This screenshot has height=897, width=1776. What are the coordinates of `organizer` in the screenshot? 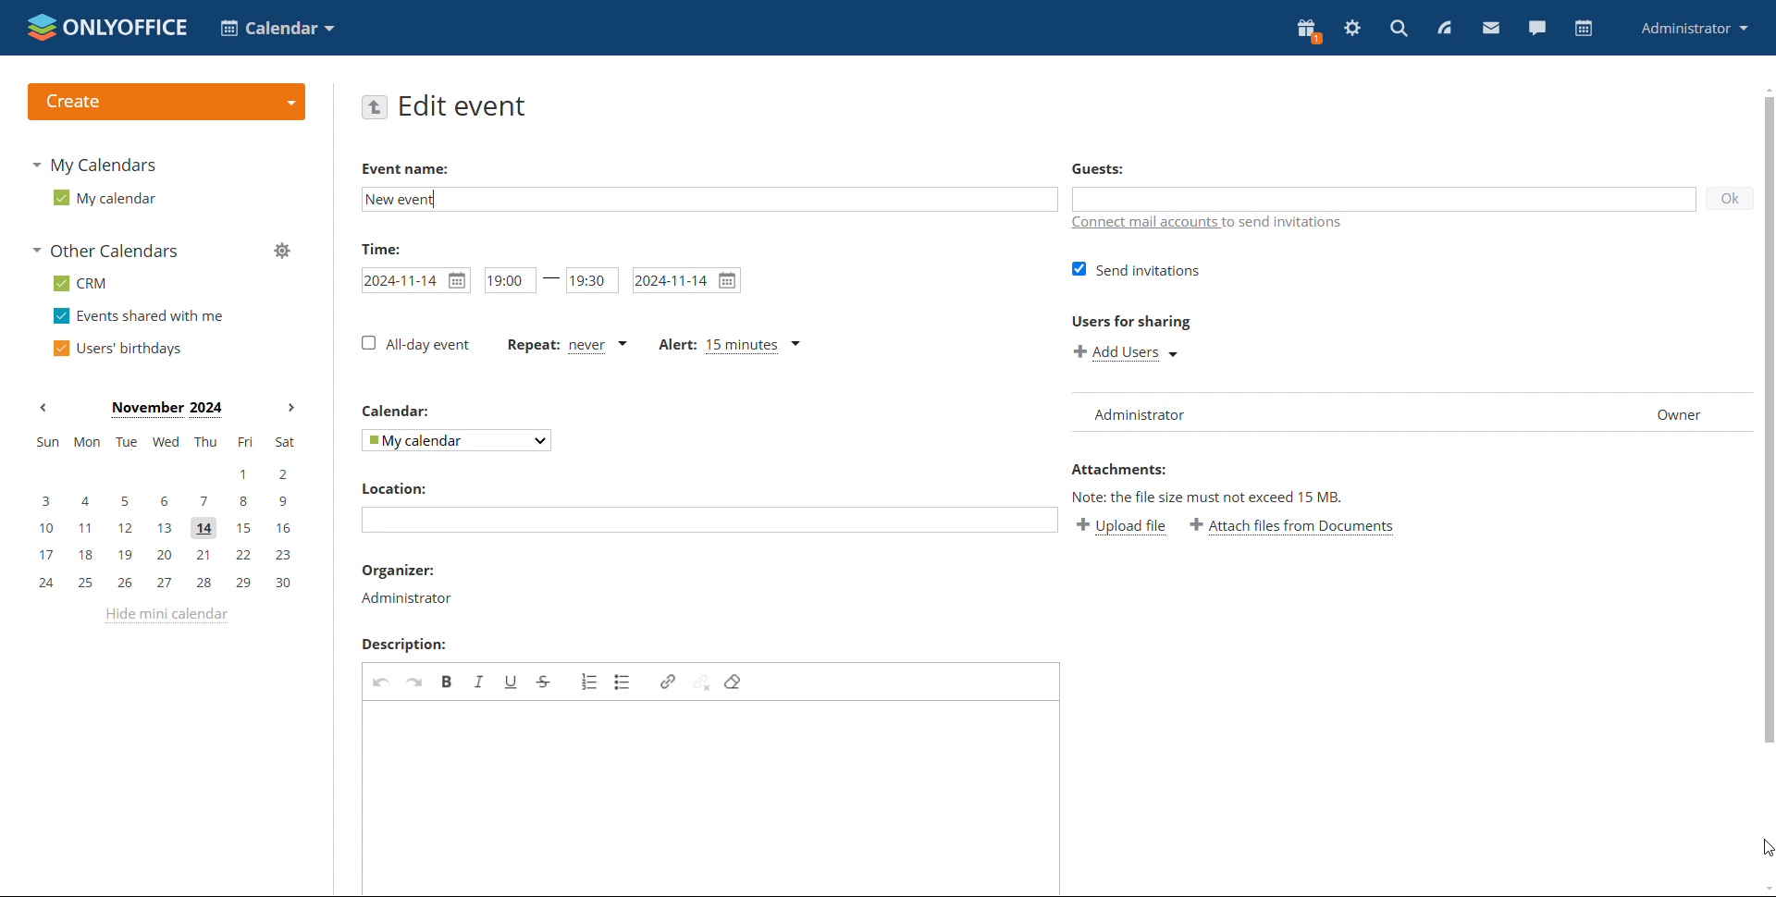 It's located at (409, 571).